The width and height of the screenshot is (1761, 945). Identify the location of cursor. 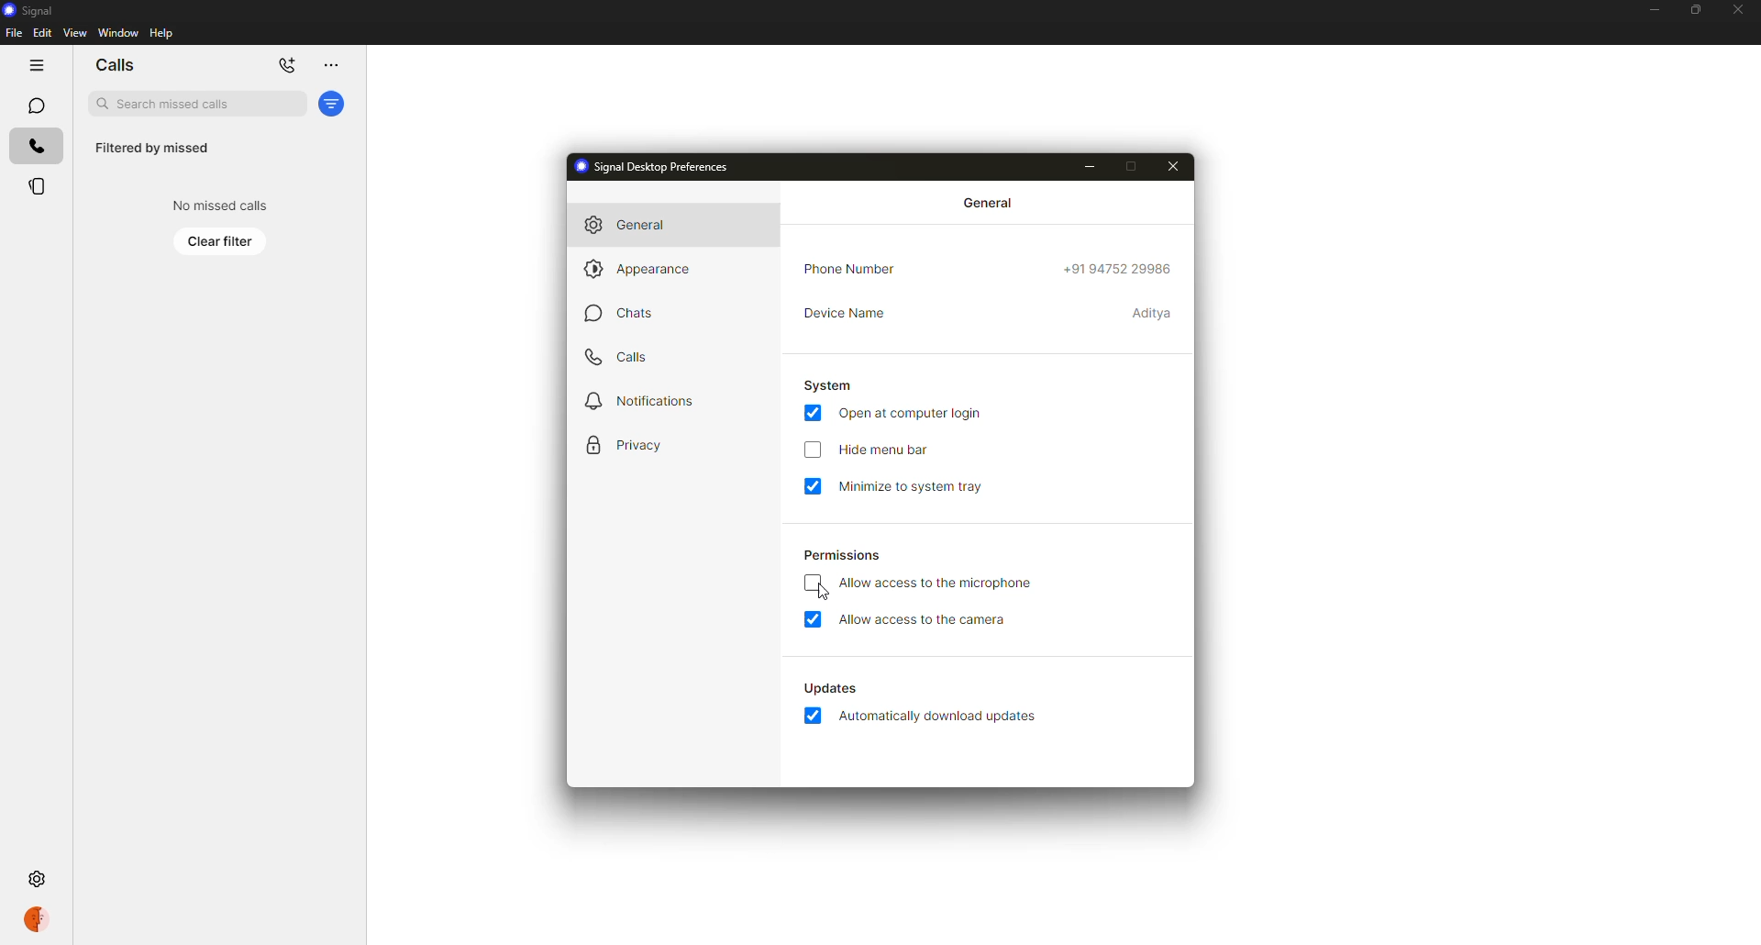
(824, 591).